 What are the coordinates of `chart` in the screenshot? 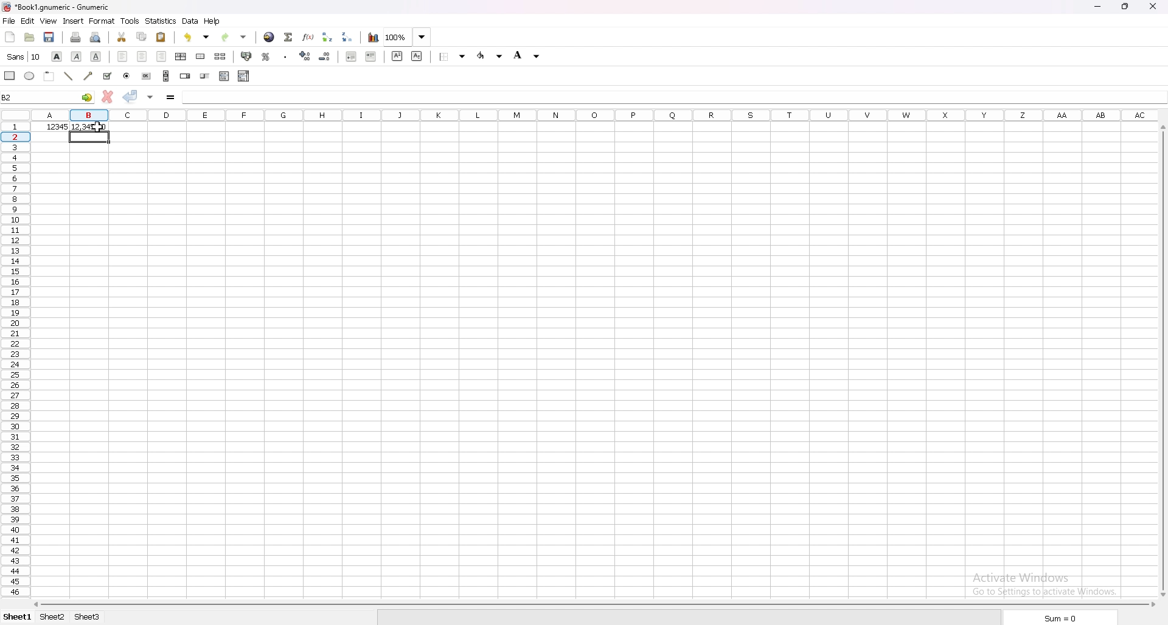 It's located at (374, 38).